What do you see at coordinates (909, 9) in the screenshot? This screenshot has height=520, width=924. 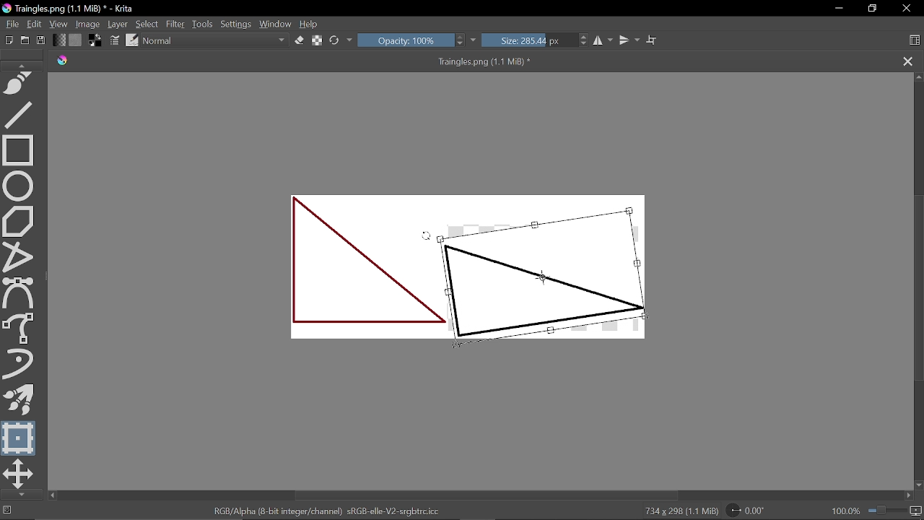 I see `Close` at bounding box center [909, 9].